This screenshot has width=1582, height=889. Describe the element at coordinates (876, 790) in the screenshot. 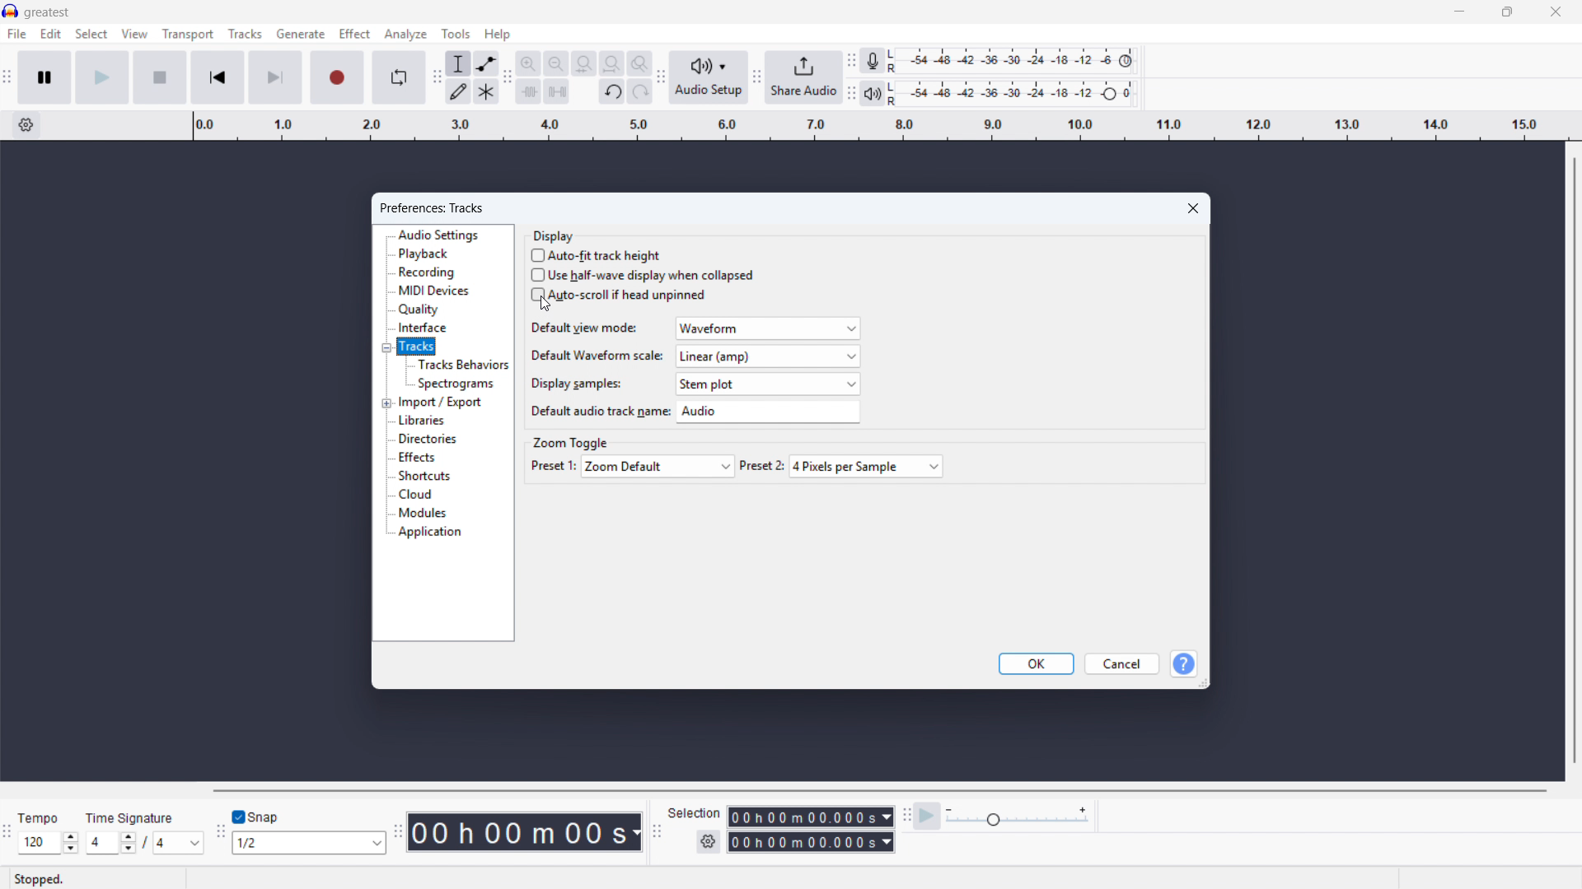

I see `Horizontal scroll bar ` at that location.